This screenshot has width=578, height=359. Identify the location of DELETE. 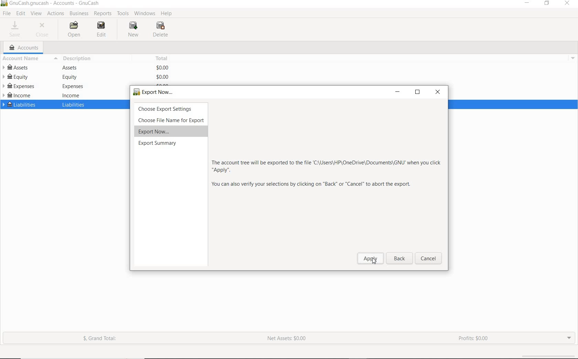
(160, 30).